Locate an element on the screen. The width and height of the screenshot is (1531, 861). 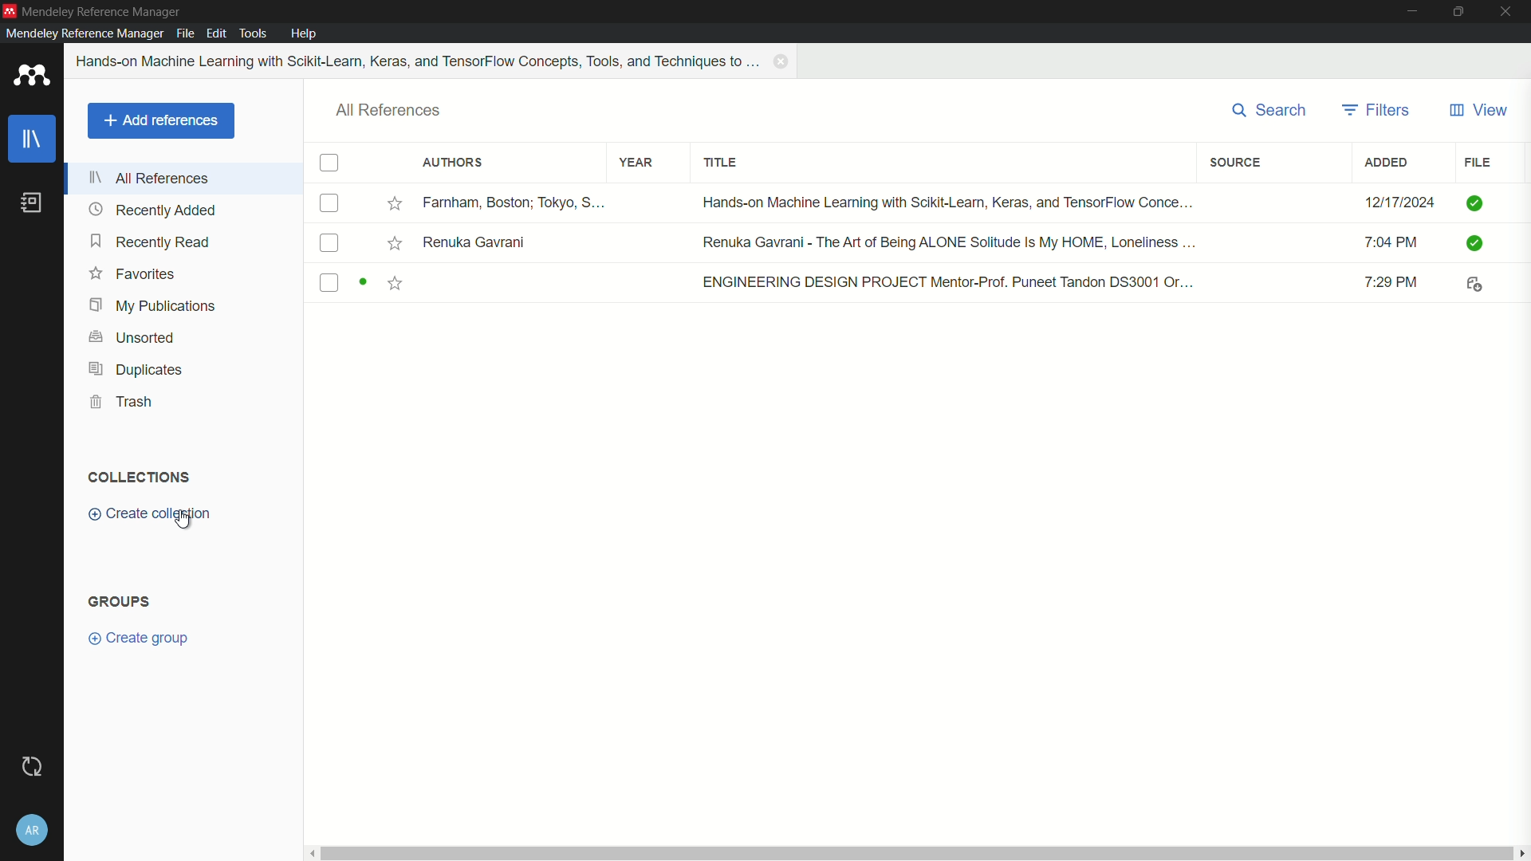
create group is located at coordinates (140, 637).